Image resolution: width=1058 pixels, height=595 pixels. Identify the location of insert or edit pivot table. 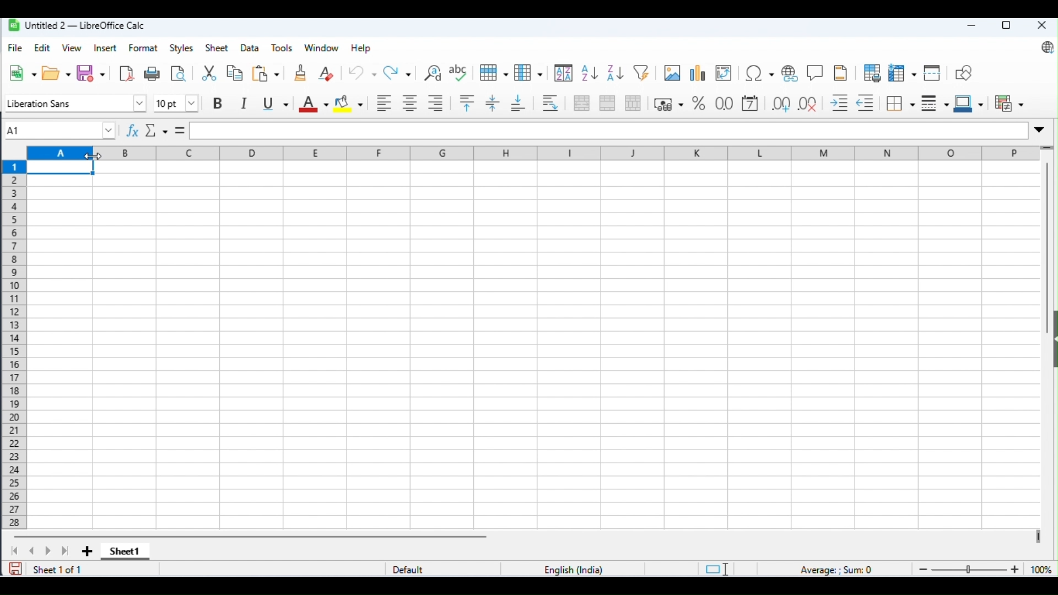
(724, 74).